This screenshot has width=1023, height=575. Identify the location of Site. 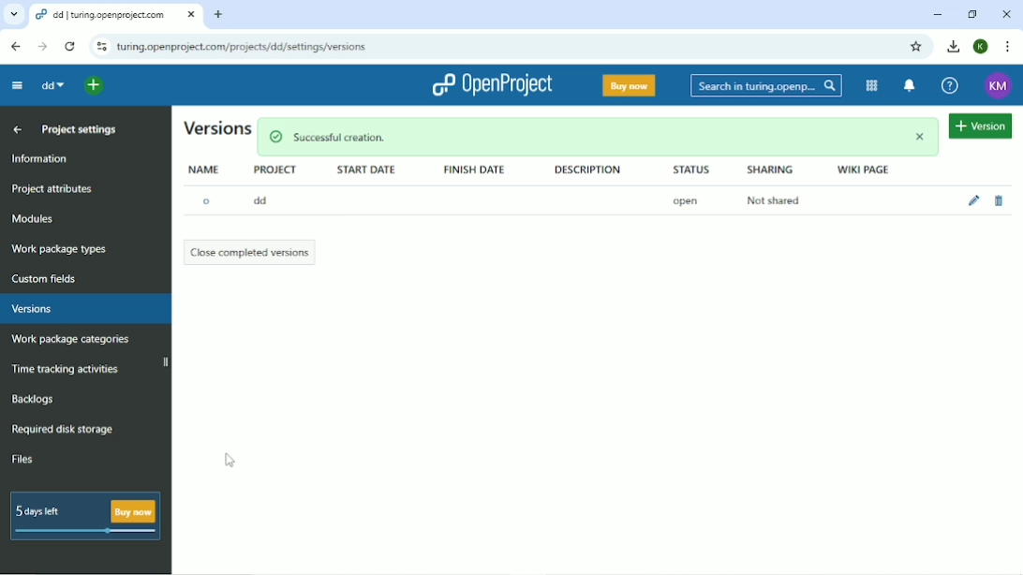
(243, 47).